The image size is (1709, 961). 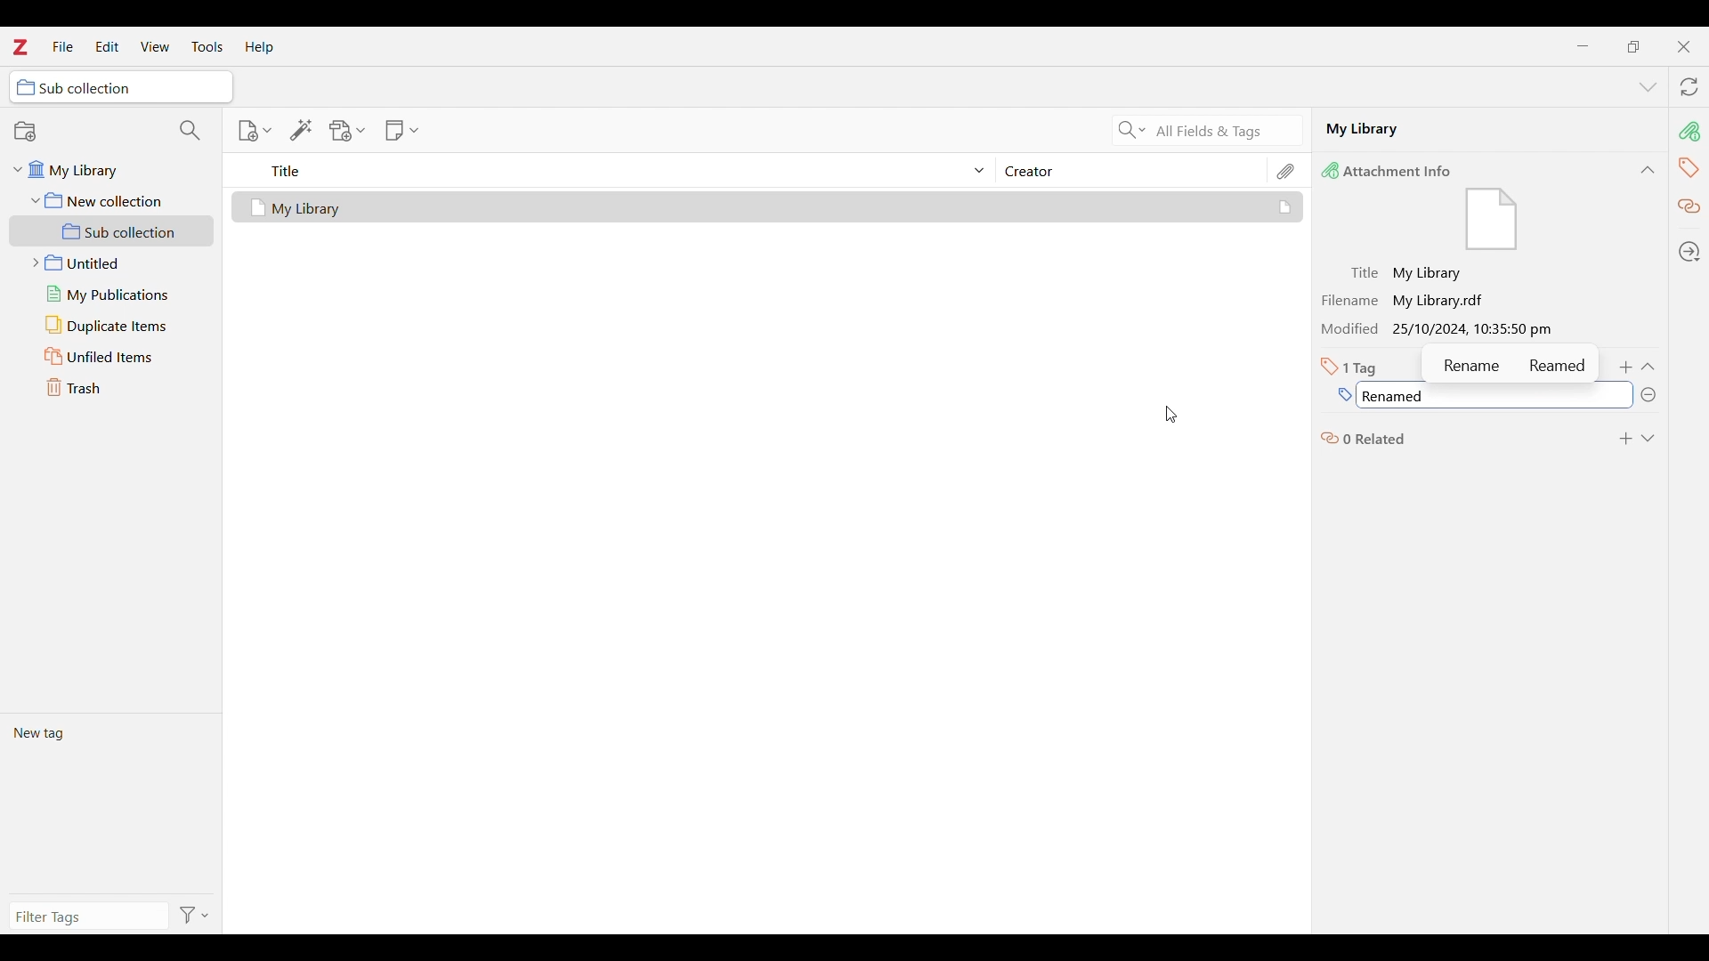 I want to click on Trash folder, so click(x=111, y=387).